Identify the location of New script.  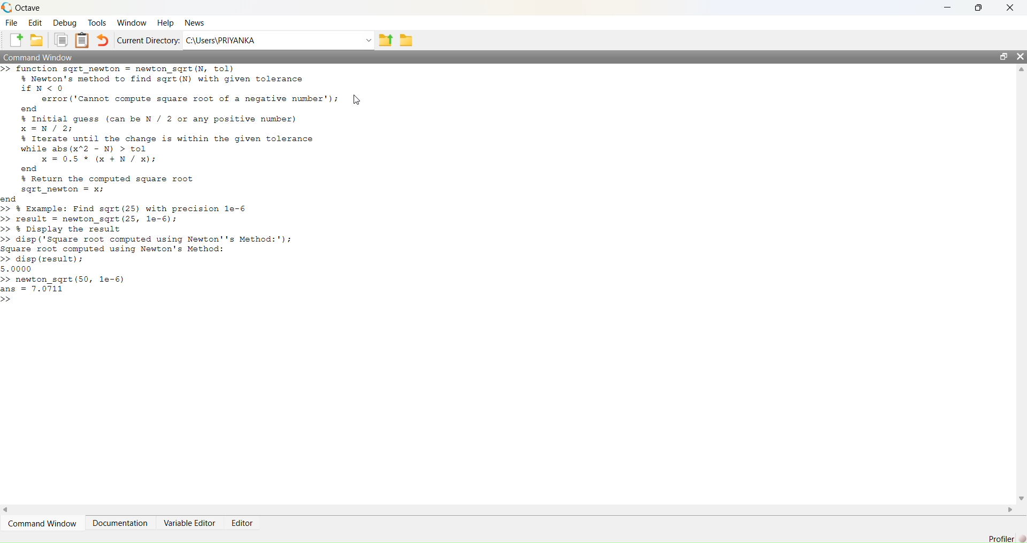
(17, 40).